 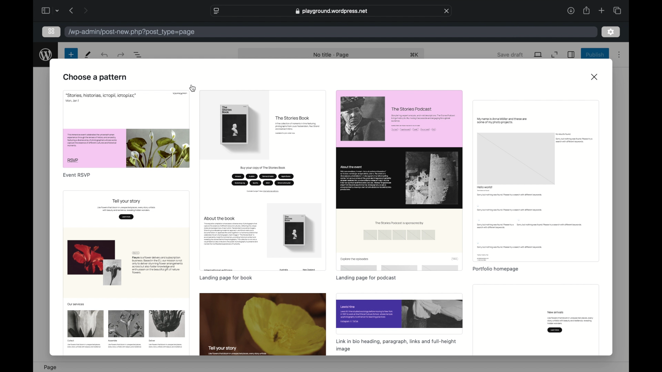 I want to click on choose pattern, so click(x=95, y=77).